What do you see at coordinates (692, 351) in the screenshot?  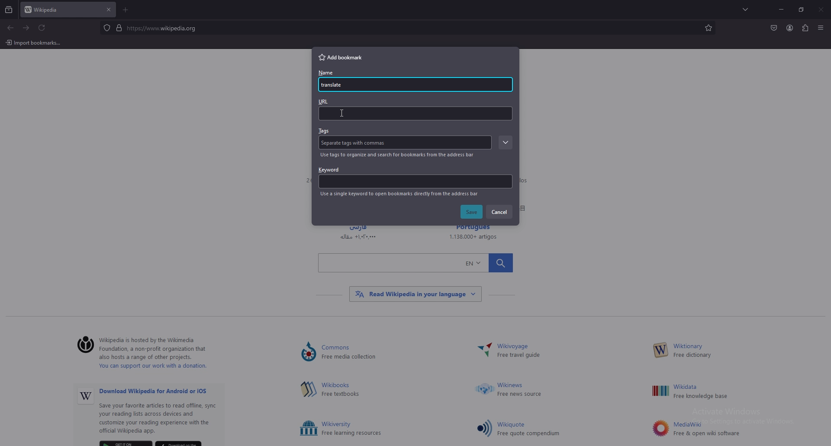 I see `W—
Free dictionary` at bounding box center [692, 351].